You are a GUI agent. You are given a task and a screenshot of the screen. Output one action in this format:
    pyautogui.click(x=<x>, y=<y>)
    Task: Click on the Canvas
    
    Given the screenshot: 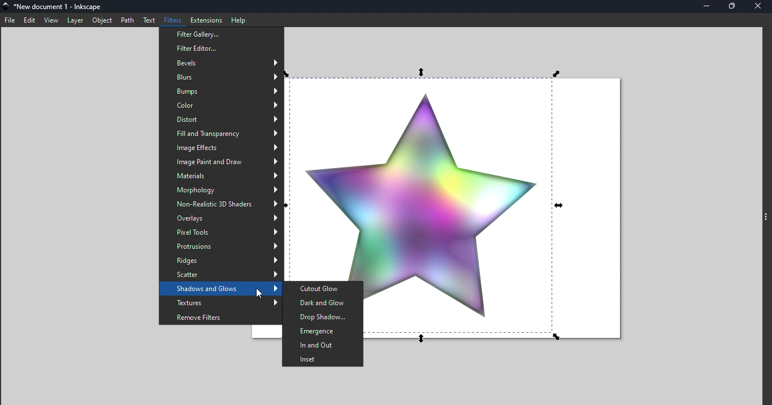 What is the action you would take?
    pyautogui.click(x=499, y=207)
    